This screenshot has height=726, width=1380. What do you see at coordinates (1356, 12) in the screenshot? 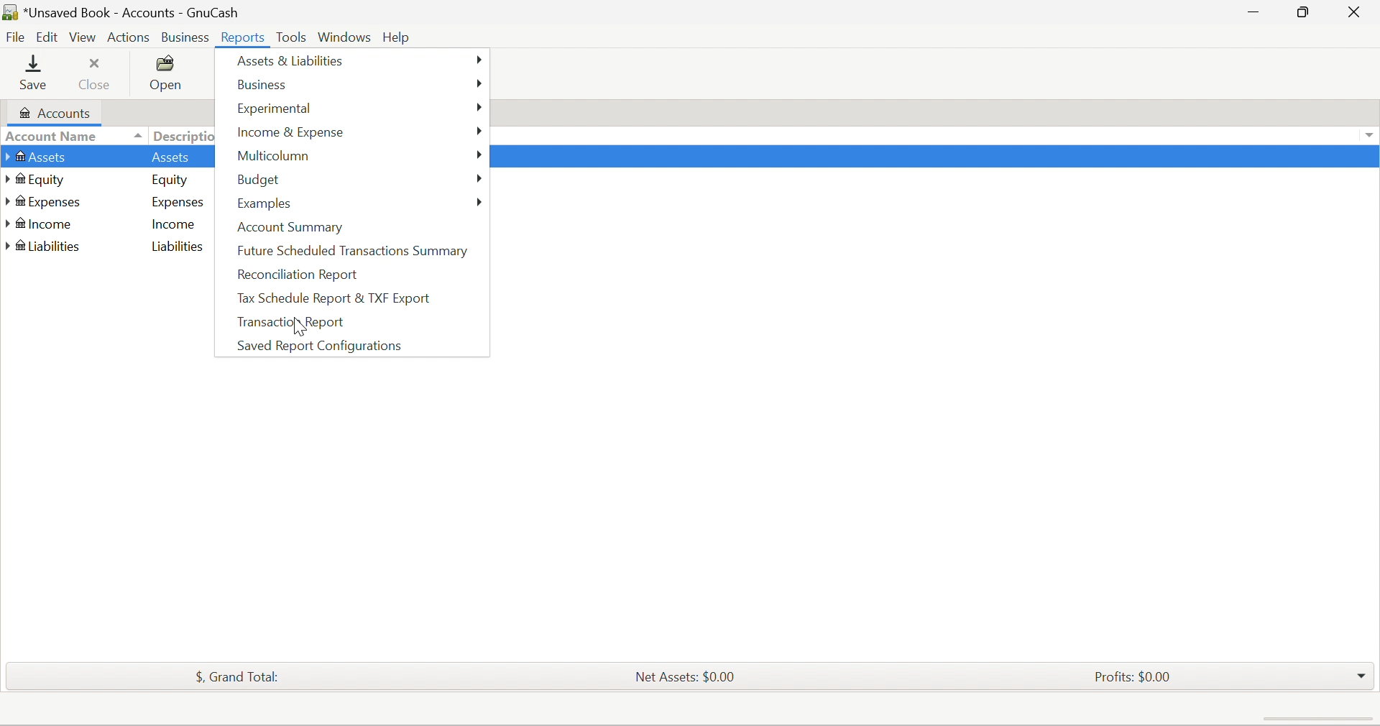
I see `Close` at bounding box center [1356, 12].